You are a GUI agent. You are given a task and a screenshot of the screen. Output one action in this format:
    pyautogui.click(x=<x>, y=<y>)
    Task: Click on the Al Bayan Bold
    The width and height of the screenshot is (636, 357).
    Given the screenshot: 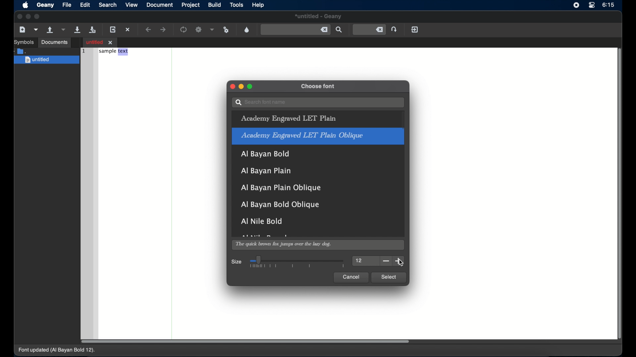 What is the action you would take?
    pyautogui.click(x=268, y=156)
    